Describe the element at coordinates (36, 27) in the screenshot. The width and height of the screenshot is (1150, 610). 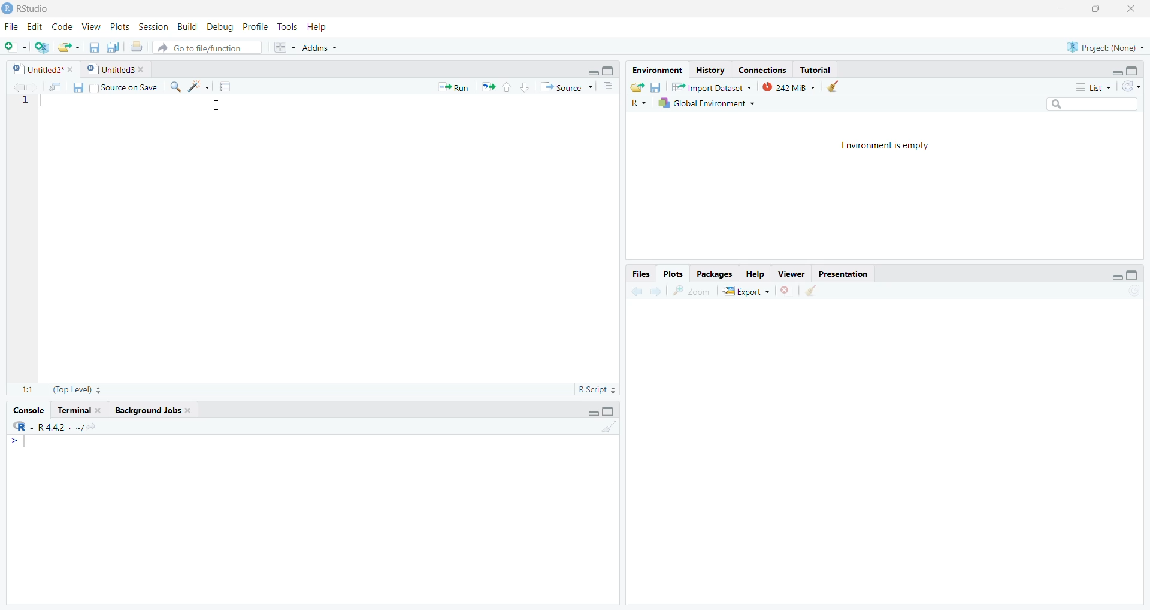
I see `Edit` at that location.